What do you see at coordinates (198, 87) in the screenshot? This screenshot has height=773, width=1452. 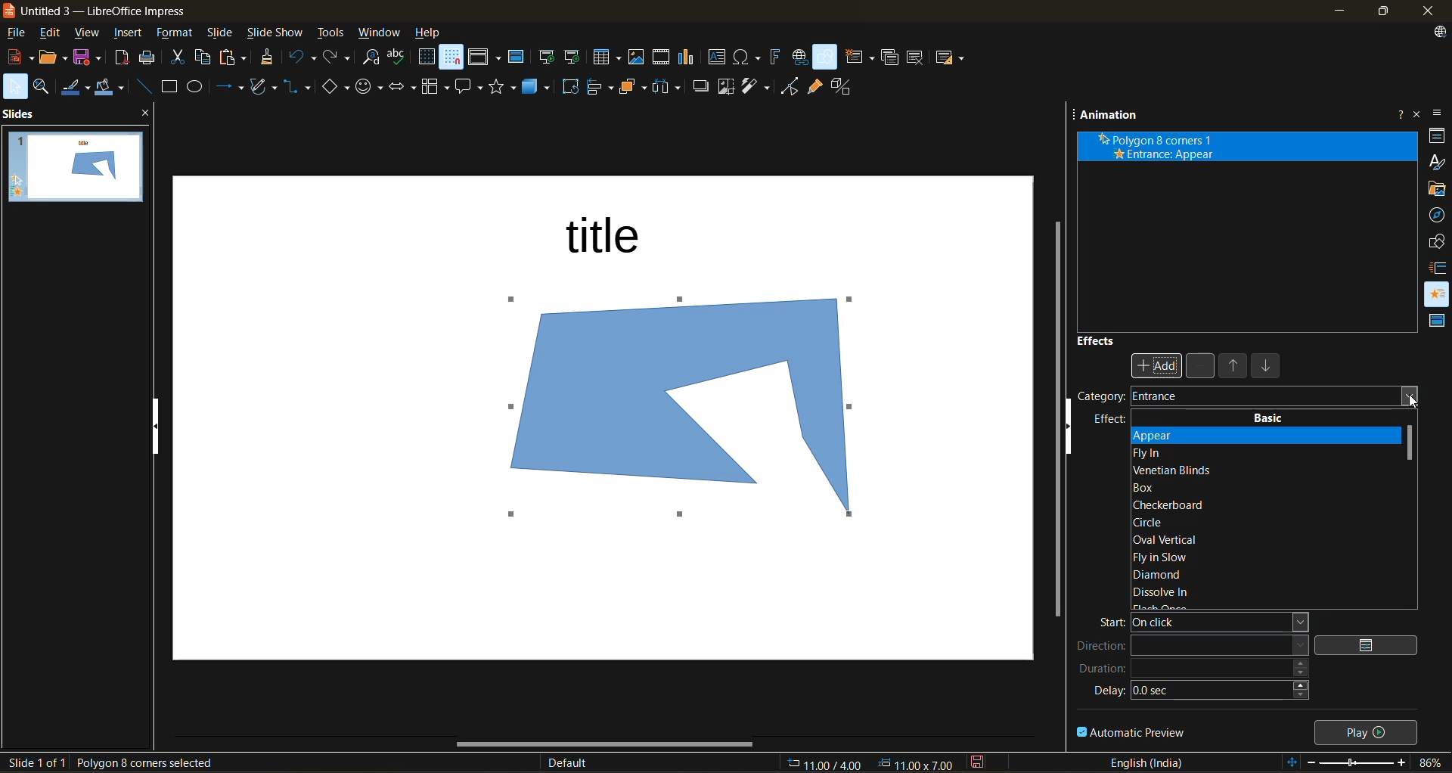 I see `ellipse` at bounding box center [198, 87].